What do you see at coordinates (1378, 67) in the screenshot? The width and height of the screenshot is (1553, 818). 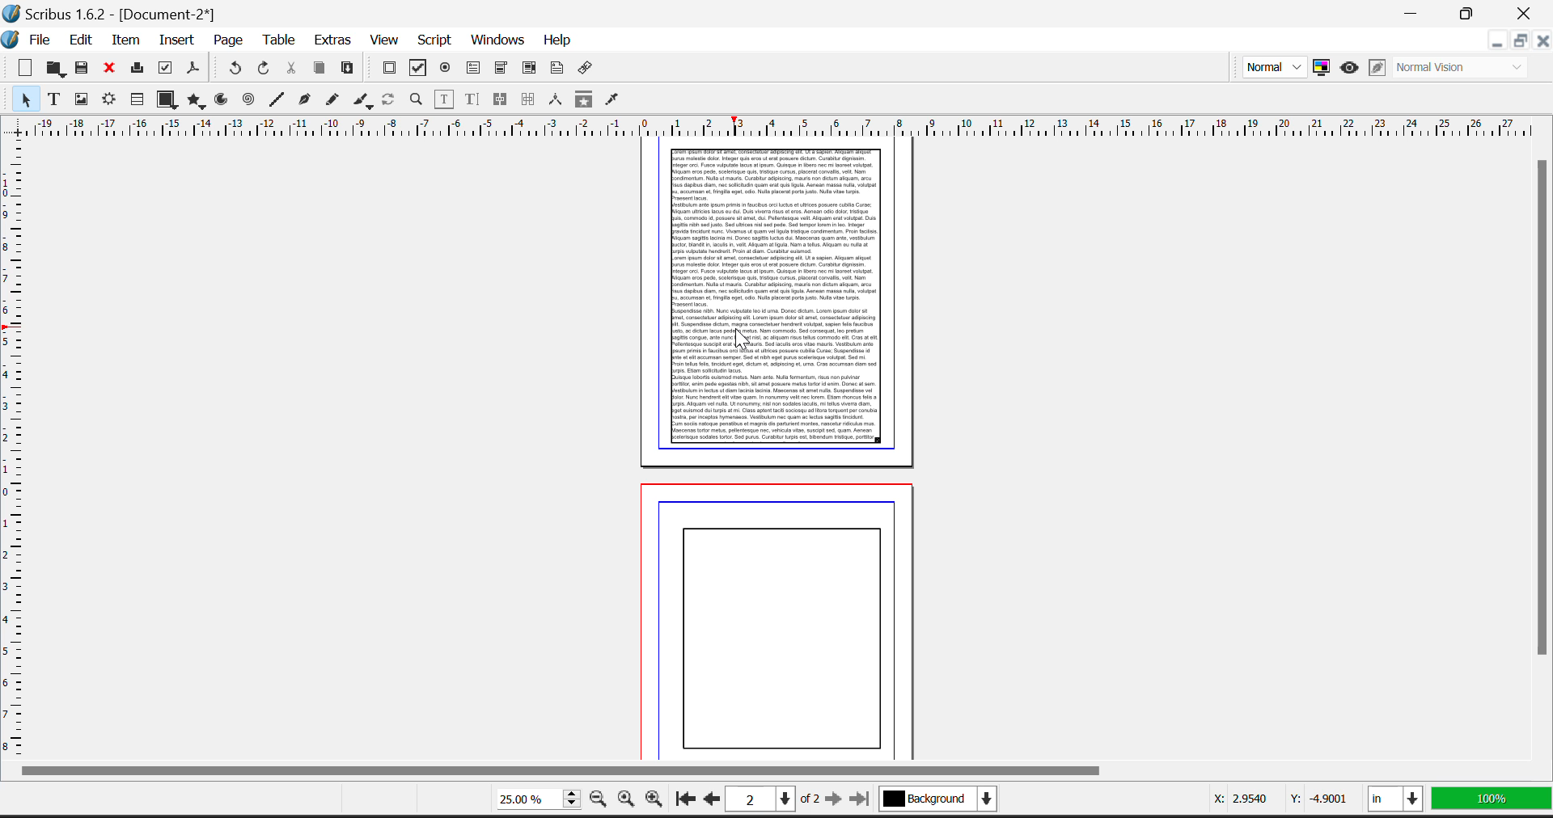 I see `Edit in Preview Mode` at bounding box center [1378, 67].